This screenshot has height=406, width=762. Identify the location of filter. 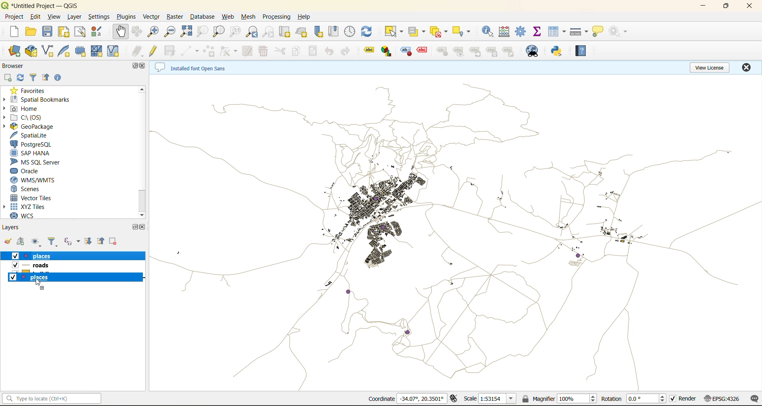
(31, 78).